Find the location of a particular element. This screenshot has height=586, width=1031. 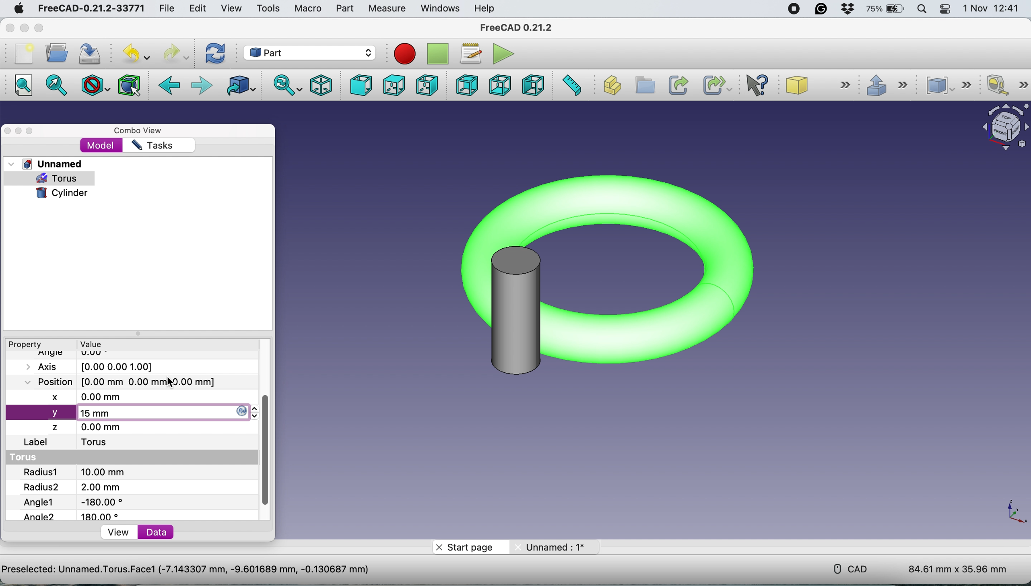

foward is located at coordinates (203, 84).